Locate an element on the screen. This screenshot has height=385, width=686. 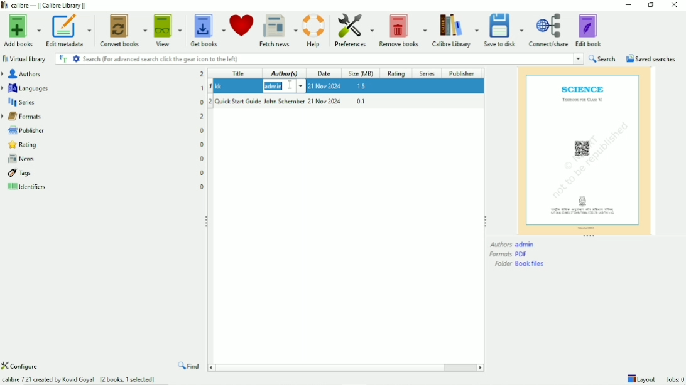
Resize is located at coordinates (486, 221).